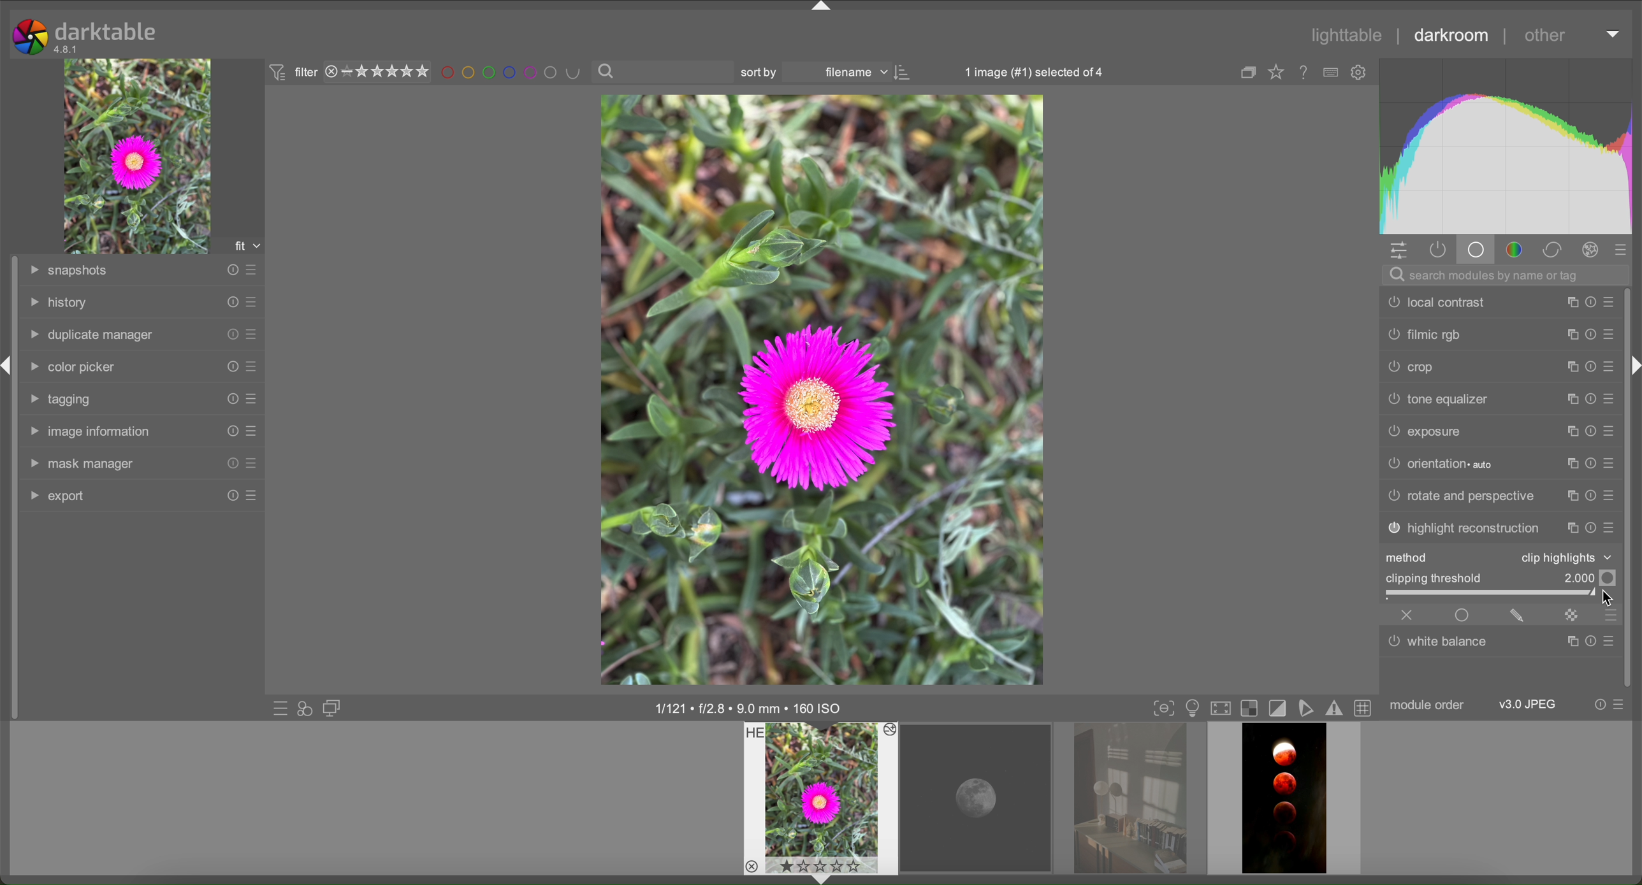 The image size is (1642, 885). Describe the element at coordinates (252, 269) in the screenshot. I see `presets` at that location.